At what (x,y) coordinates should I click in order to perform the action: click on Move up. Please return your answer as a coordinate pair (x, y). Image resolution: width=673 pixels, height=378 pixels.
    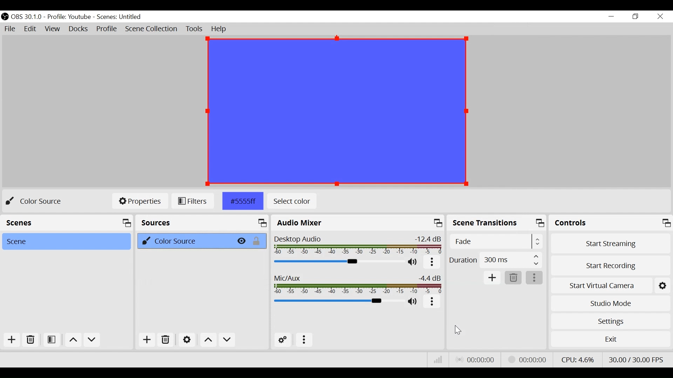
    Looking at the image, I should click on (209, 341).